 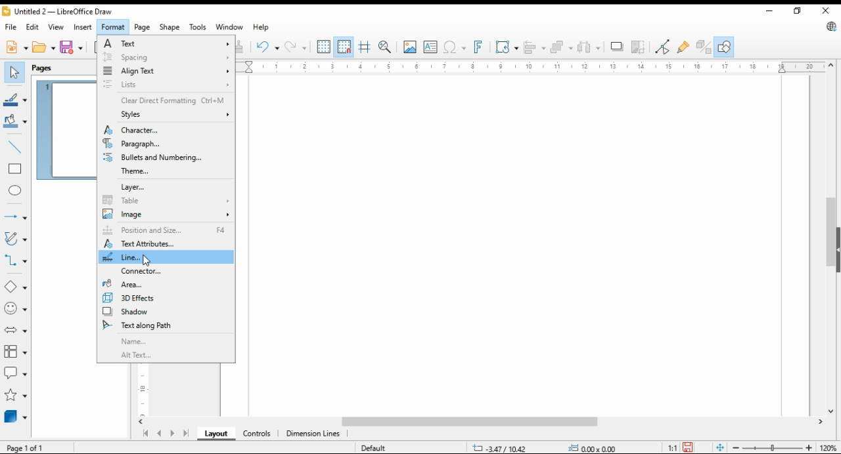 I want to click on area, so click(x=124, y=284).